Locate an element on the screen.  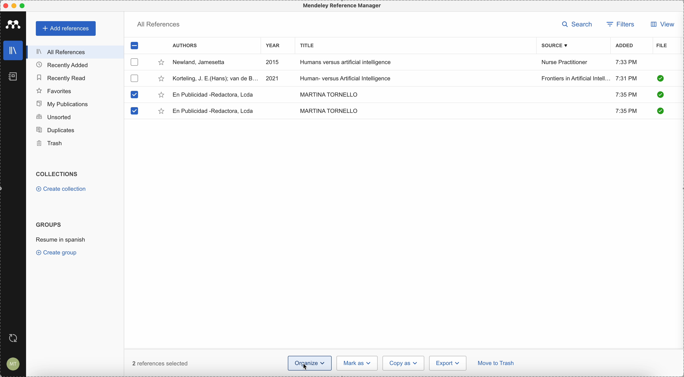
minimize is located at coordinates (15, 6).